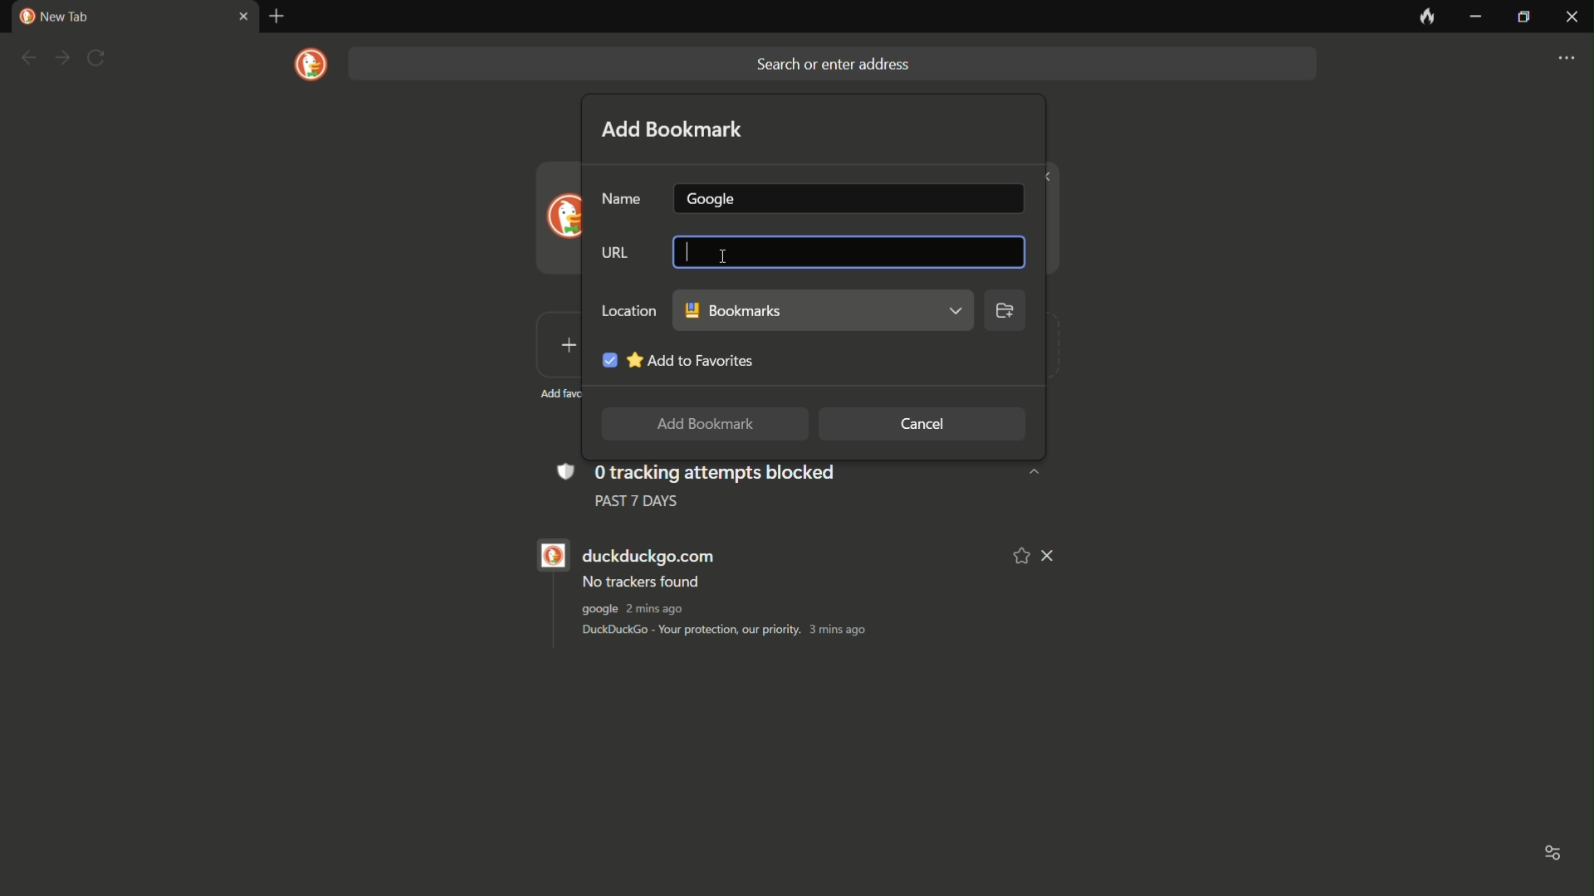 The height and width of the screenshot is (896, 1594). Describe the element at coordinates (242, 17) in the screenshot. I see `close tab` at that location.